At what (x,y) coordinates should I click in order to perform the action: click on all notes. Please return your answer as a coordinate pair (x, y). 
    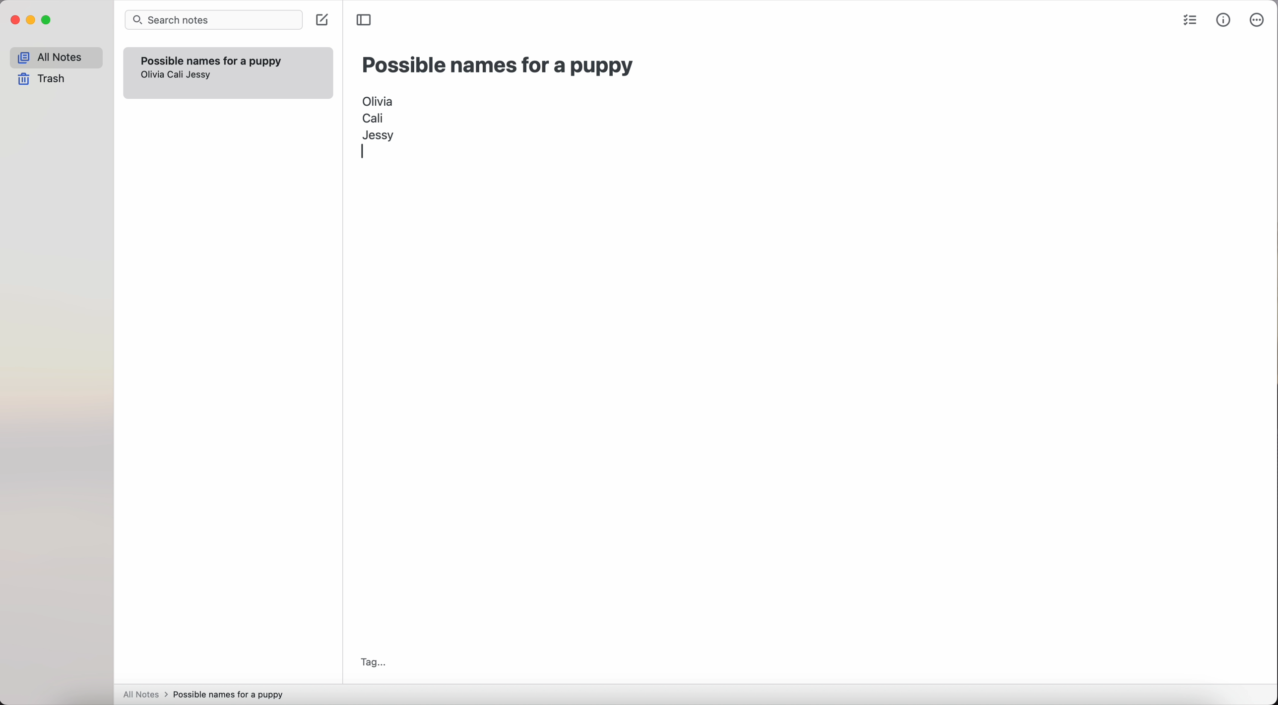
    Looking at the image, I should click on (56, 58).